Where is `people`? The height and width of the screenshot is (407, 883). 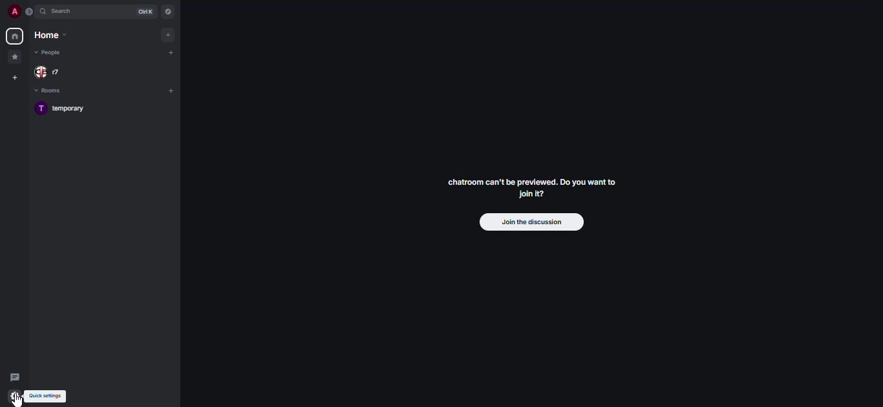
people is located at coordinates (52, 72).